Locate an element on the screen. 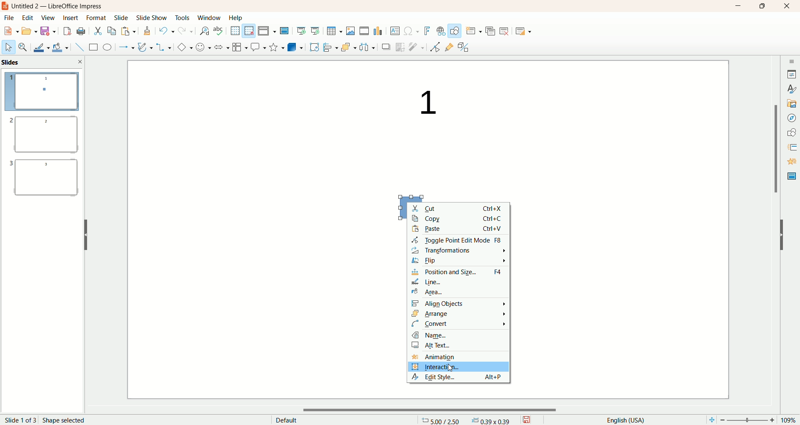 The width and height of the screenshot is (800, 425). navigator is located at coordinates (791, 118).